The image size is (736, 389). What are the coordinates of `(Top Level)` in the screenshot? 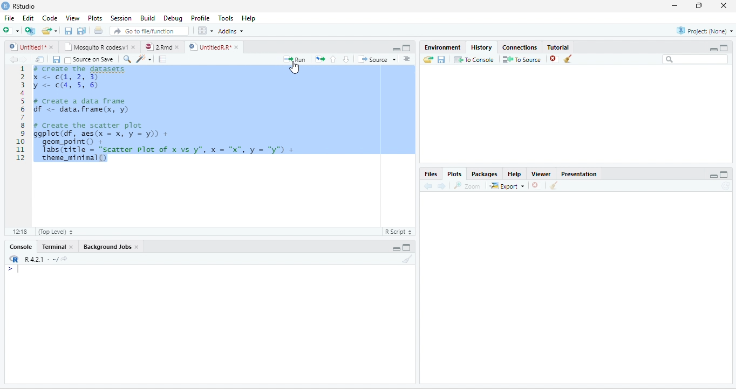 It's located at (54, 231).